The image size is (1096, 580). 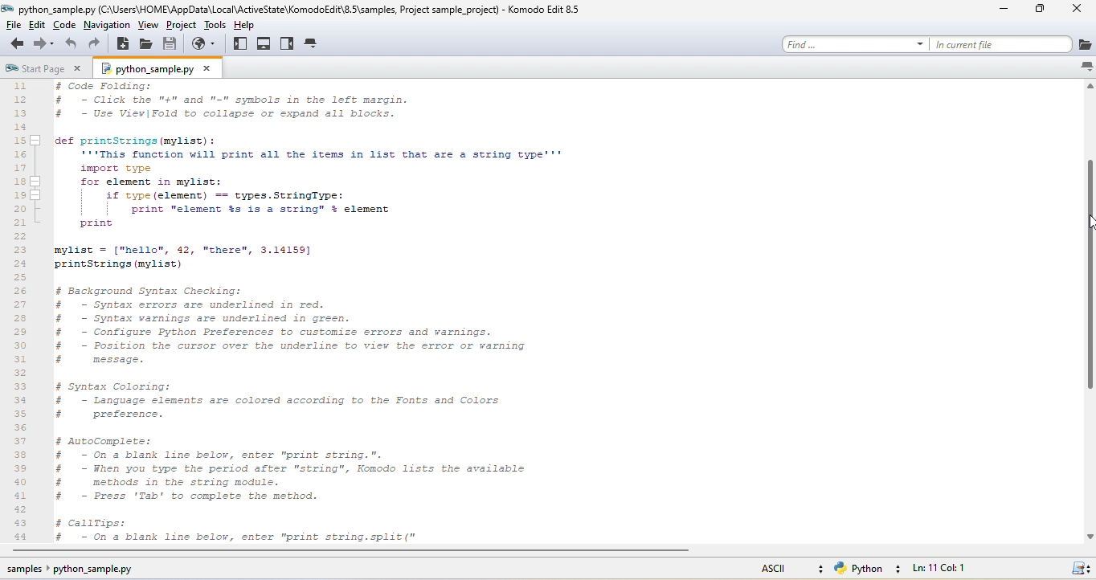 I want to click on navigation, so click(x=108, y=26).